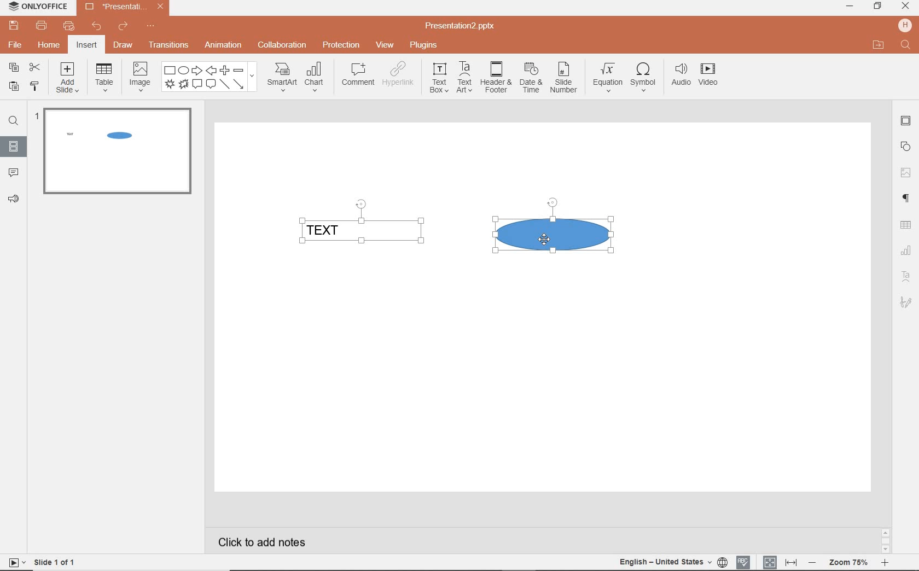 The height and width of the screenshot is (571, 919). I want to click on SLIDES, so click(14, 145).